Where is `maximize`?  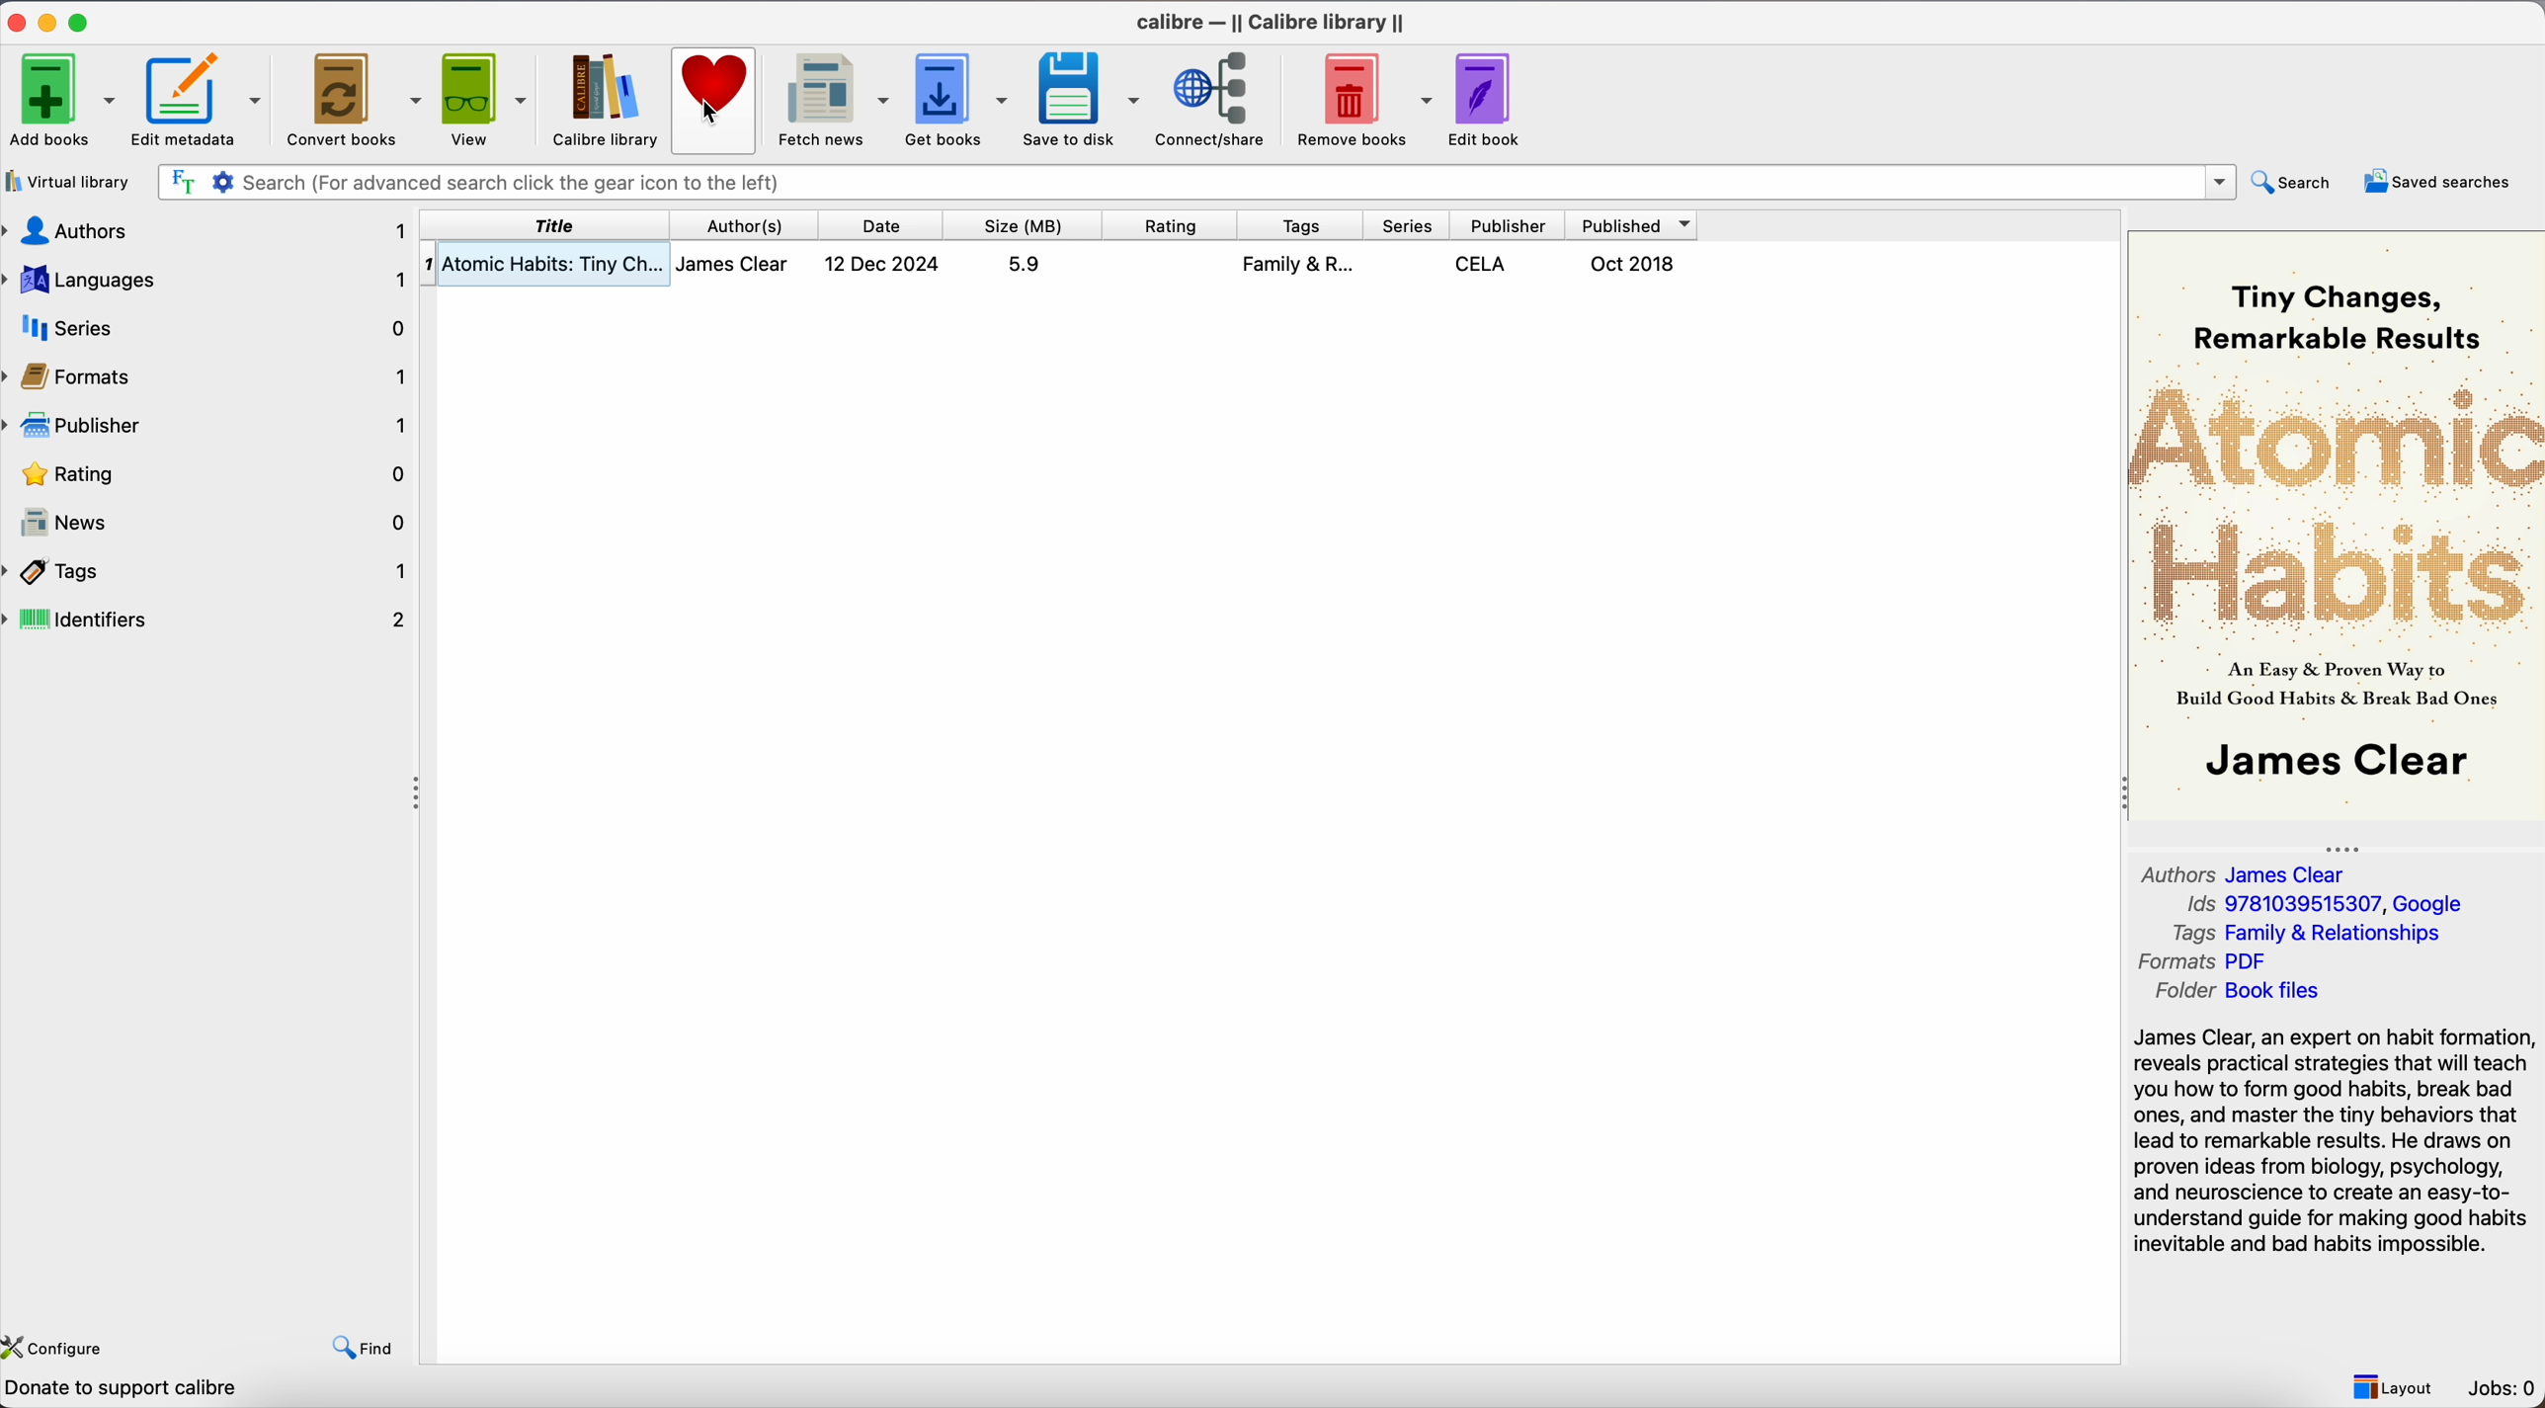 maximize is located at coordinates (84, 19).